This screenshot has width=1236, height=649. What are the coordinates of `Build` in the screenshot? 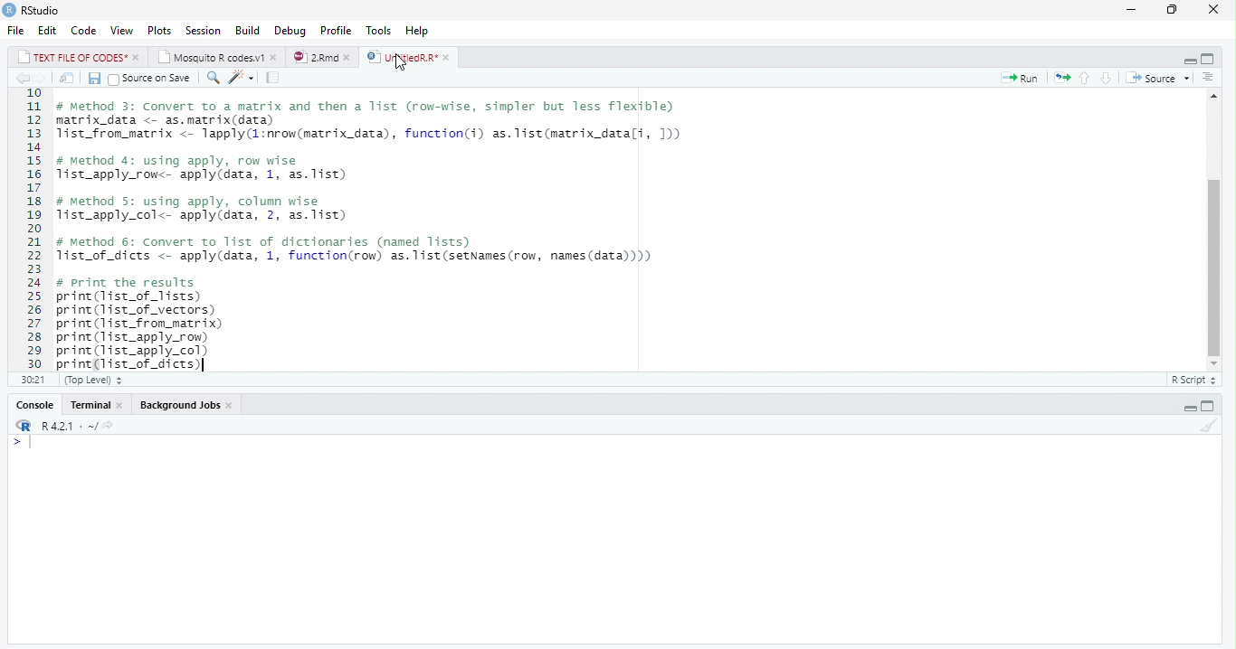 It's located at (246, 30).